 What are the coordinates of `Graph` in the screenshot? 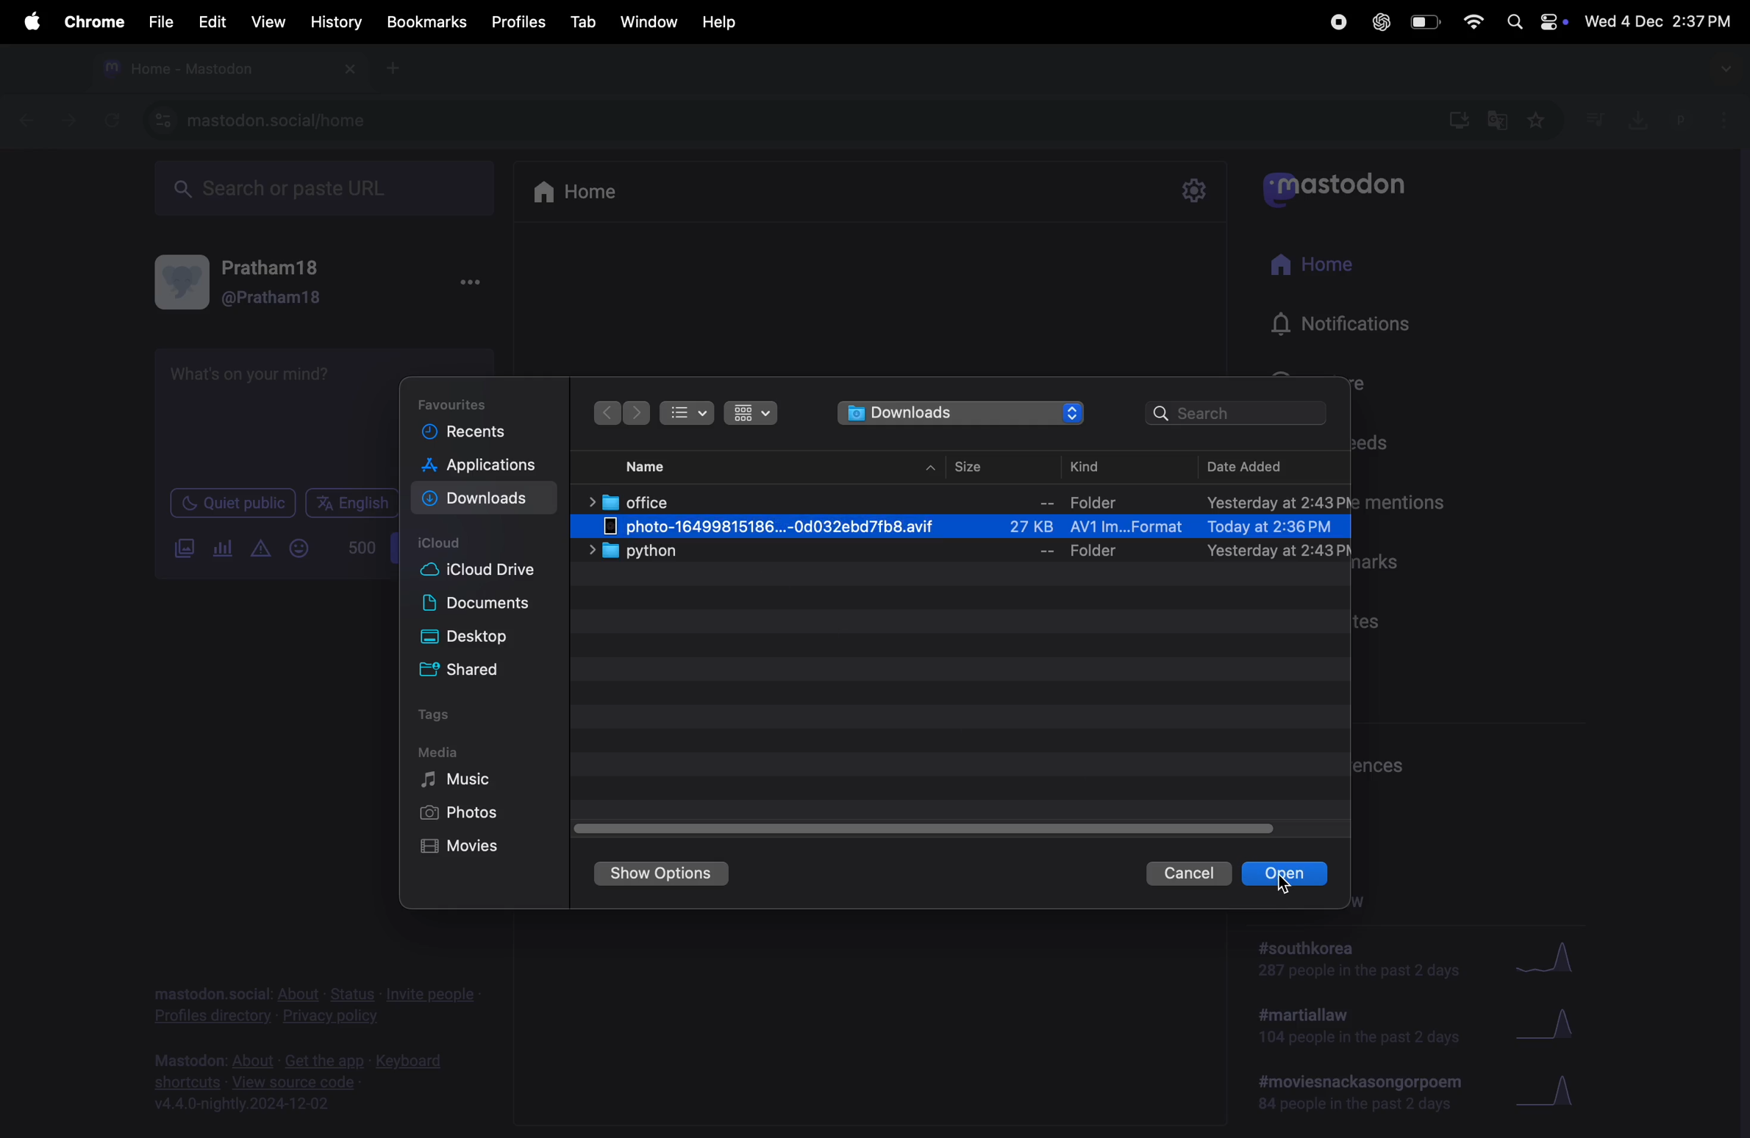 It's located at (1550, 1028).